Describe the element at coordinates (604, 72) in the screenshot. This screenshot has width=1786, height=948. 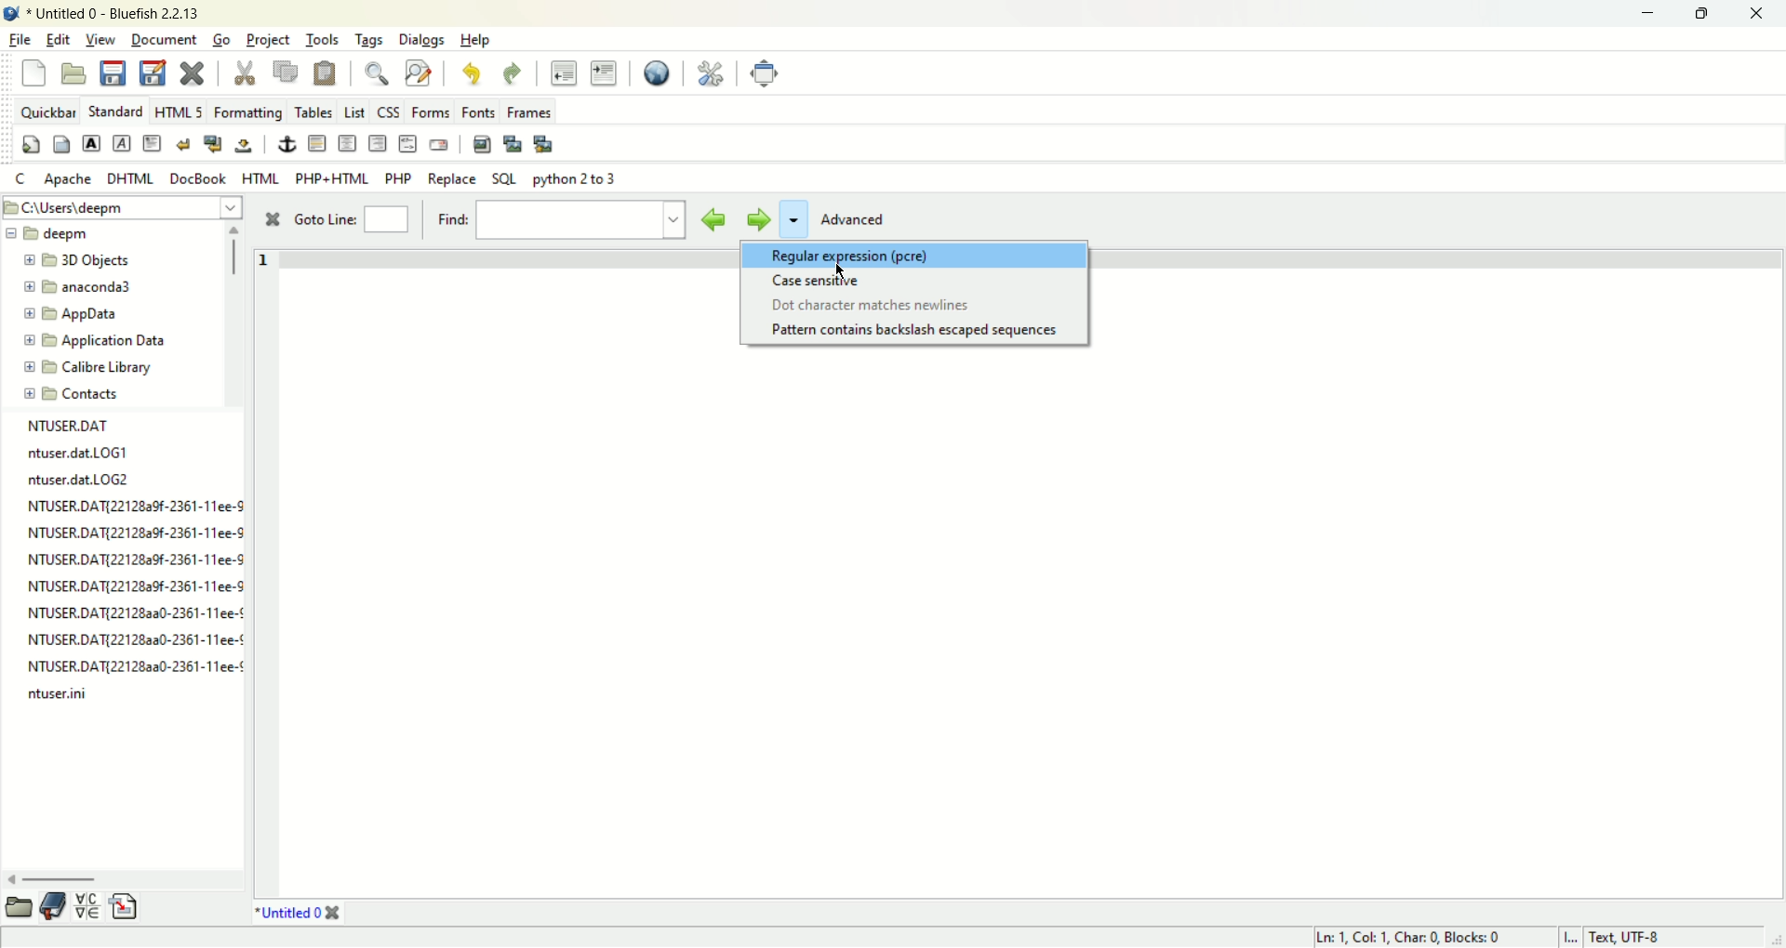
I see `indent` at that location.